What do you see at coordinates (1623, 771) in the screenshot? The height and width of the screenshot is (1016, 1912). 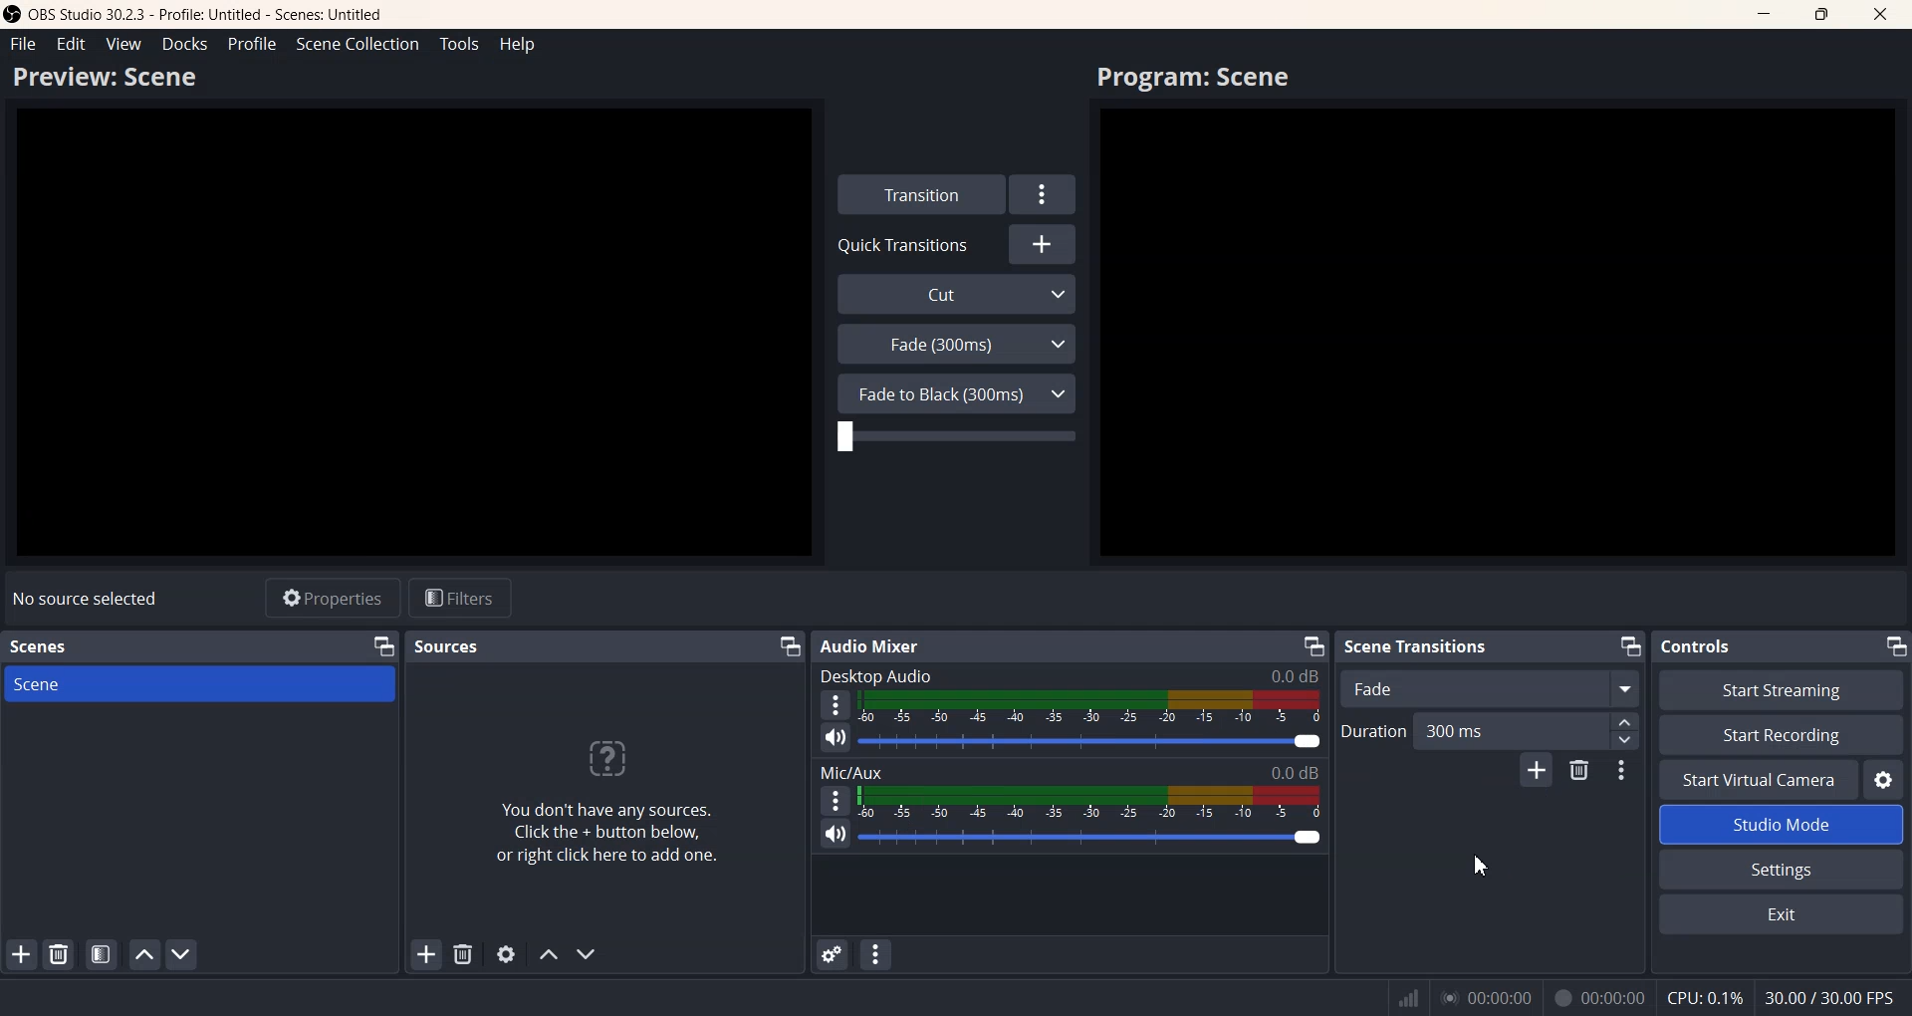 I see `Transition properties` at bounding box center [1623, 771].